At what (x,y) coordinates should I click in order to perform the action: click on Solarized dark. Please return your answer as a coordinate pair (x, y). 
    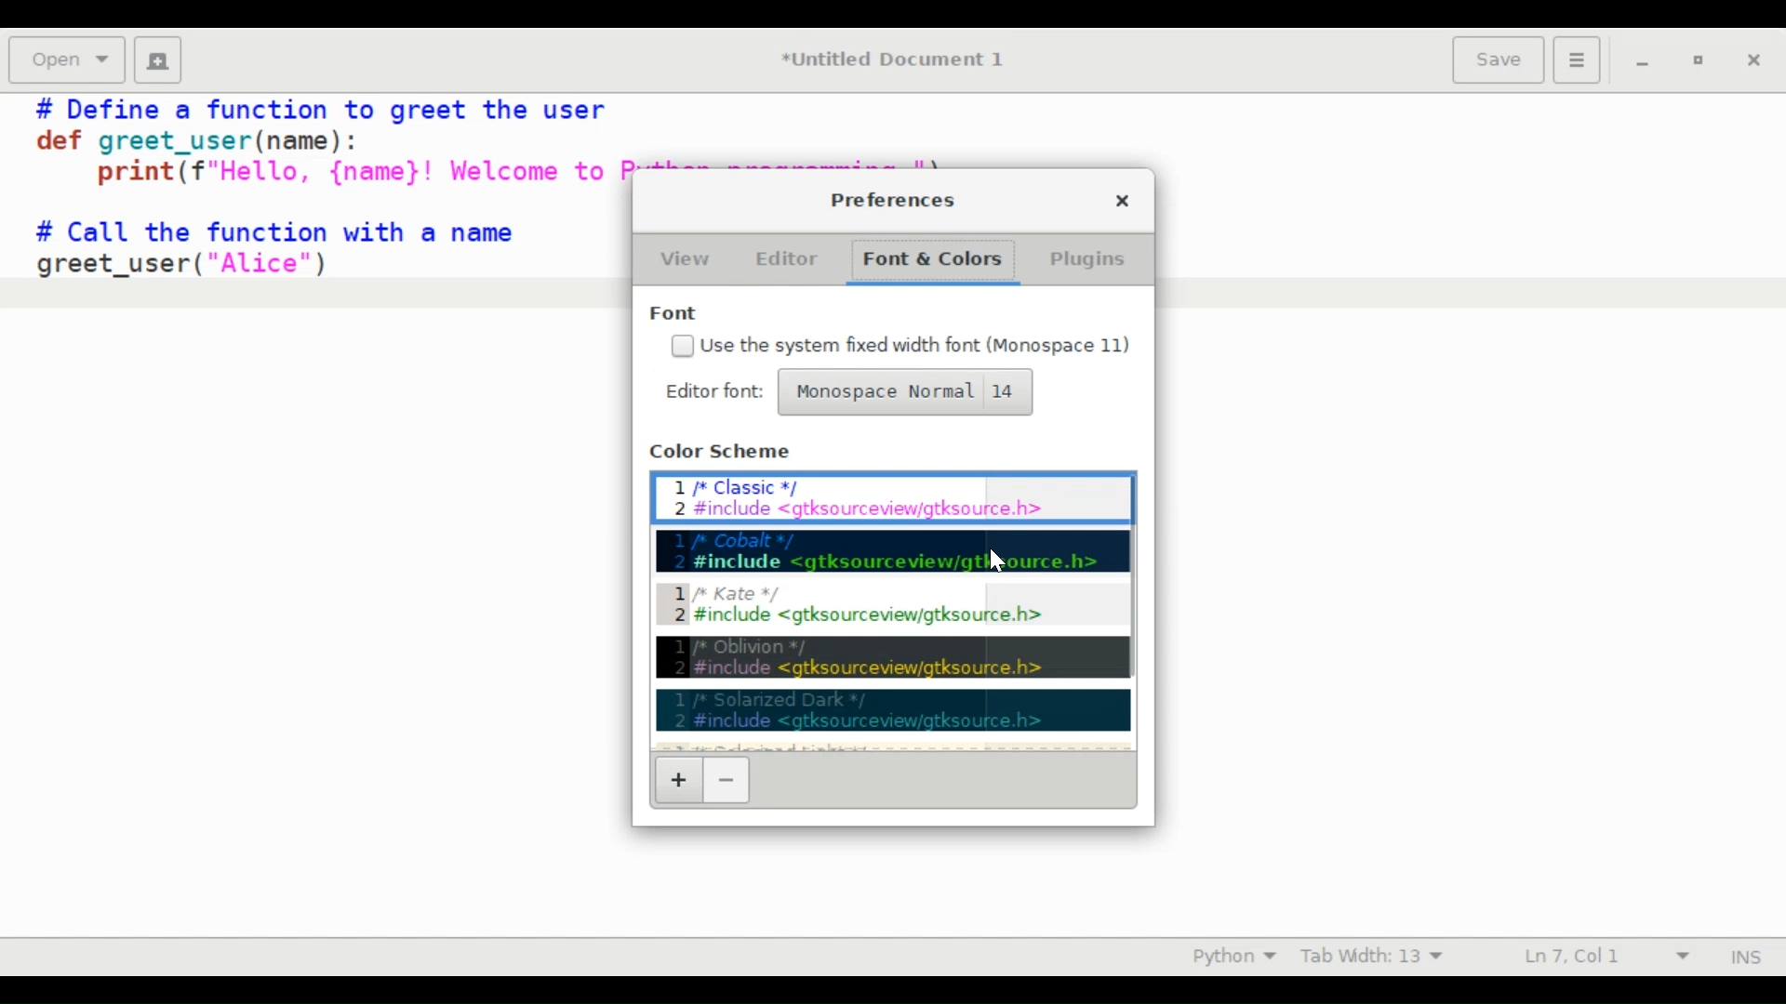
    Looking at the image, I should click on (894, 709).